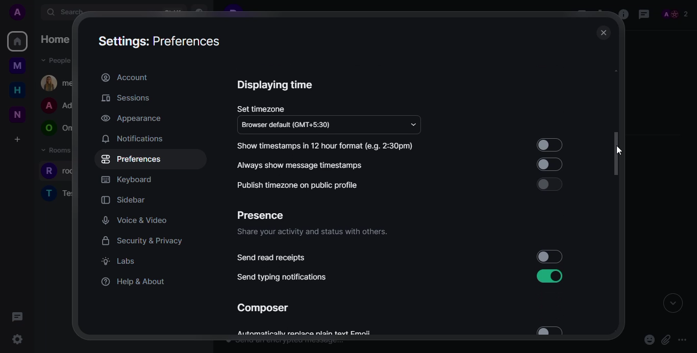 This screenshot has height=353, width=697. I want to click on sidebar, so click(126, 199).